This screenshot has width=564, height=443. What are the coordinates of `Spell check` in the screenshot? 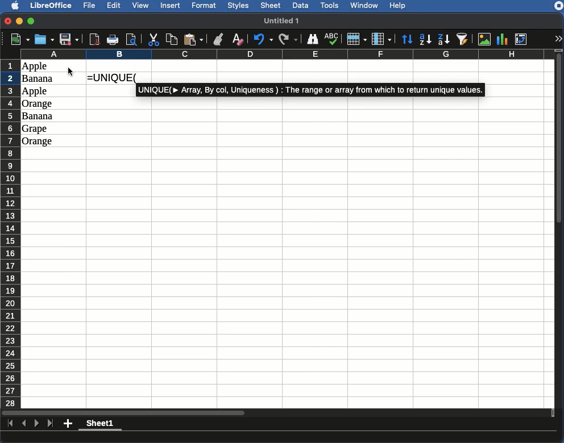 It's located at (331, 39).